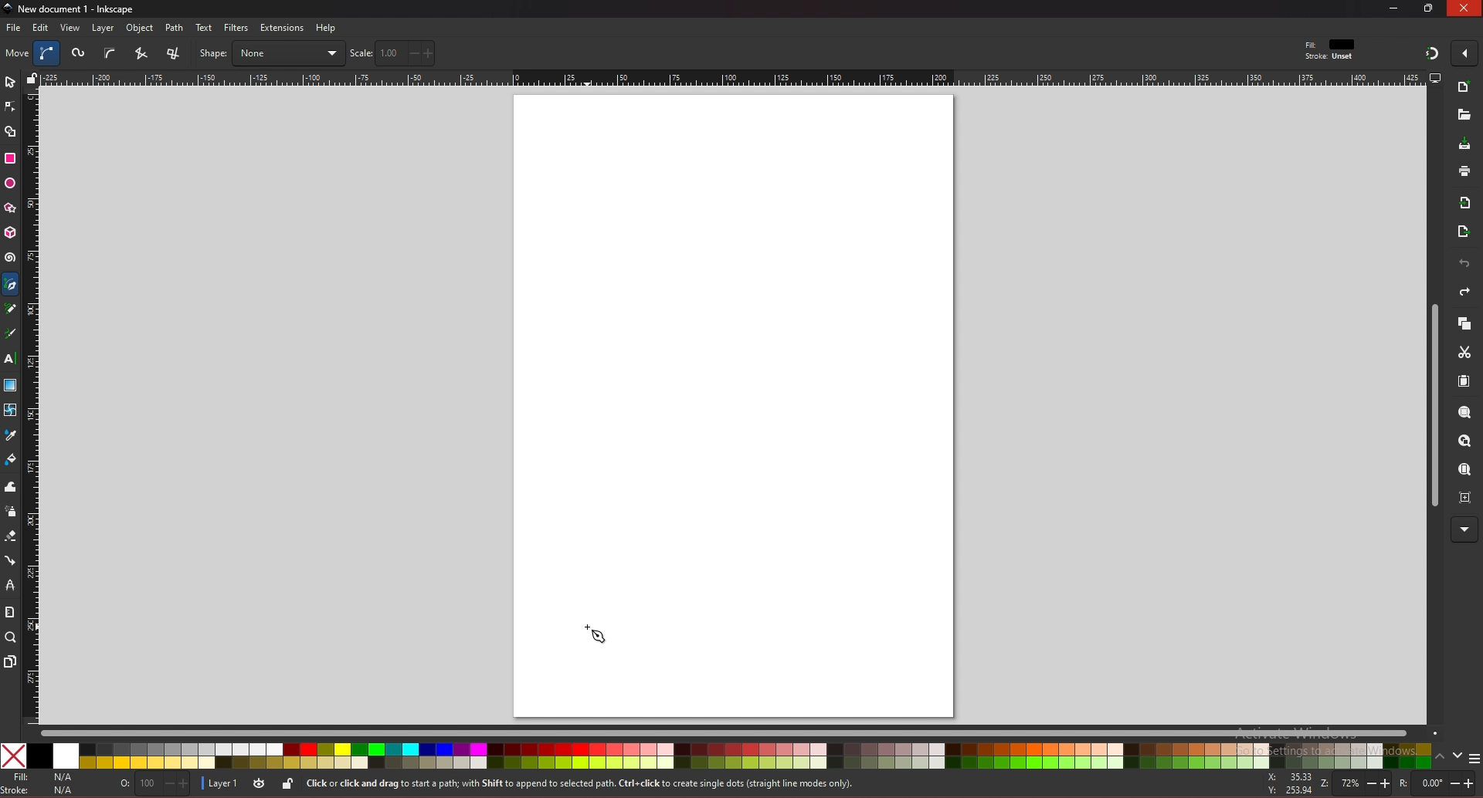  Describe the element at coordinates (10, 512) in the screenshot. I see `spray` at that location.